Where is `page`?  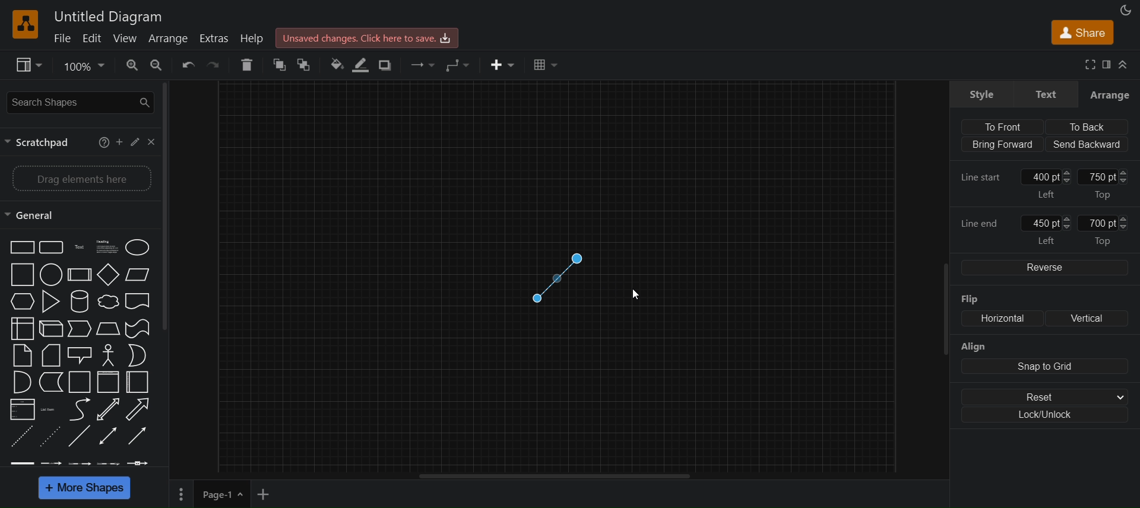 page is located at coordinates (182, 494).